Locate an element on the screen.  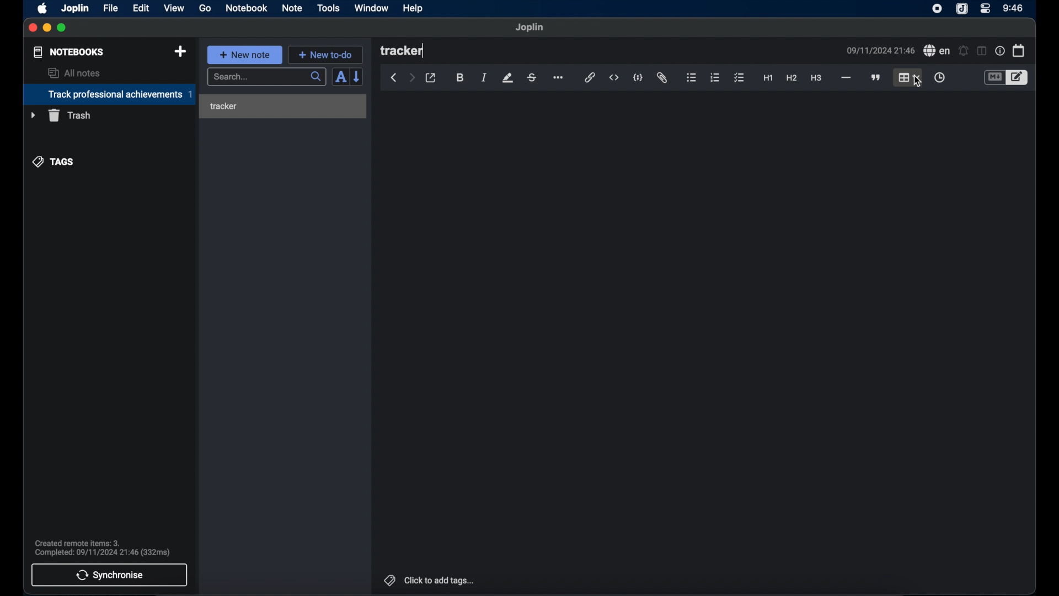
tracker is located at coordinates (403, 51).